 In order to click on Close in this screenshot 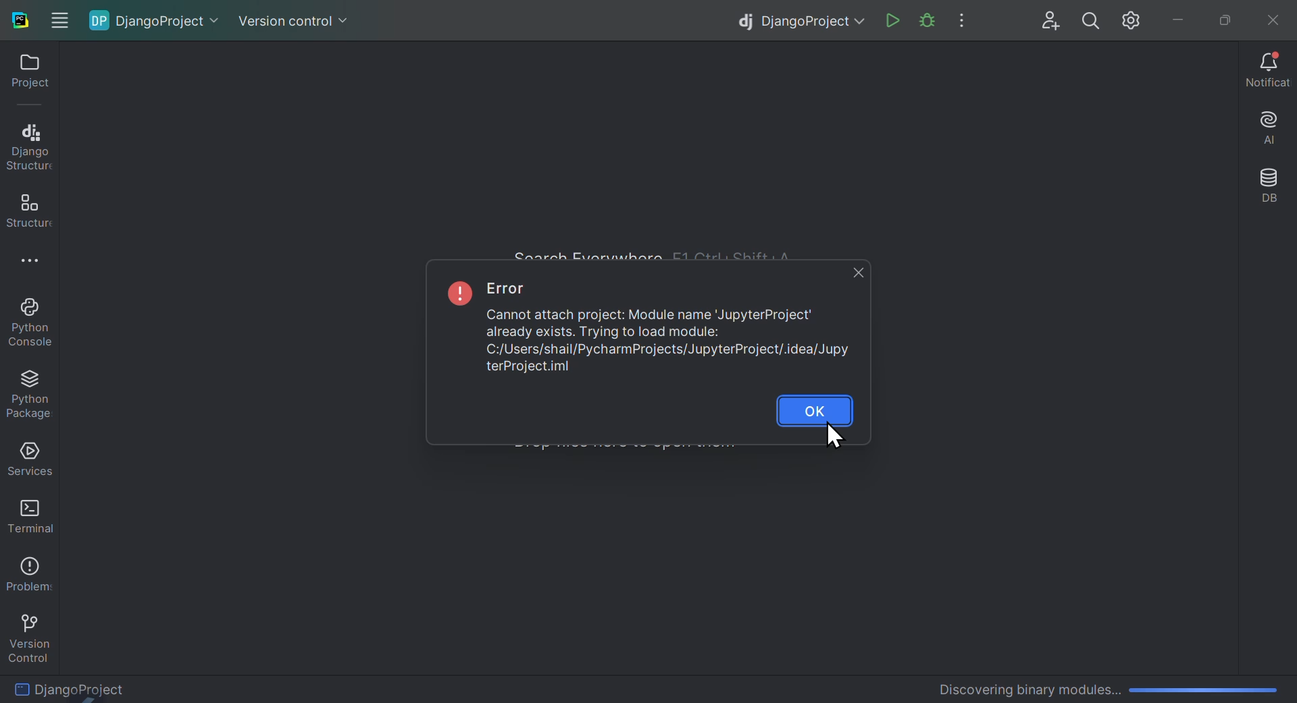, I will do `click(1270, 18)`.